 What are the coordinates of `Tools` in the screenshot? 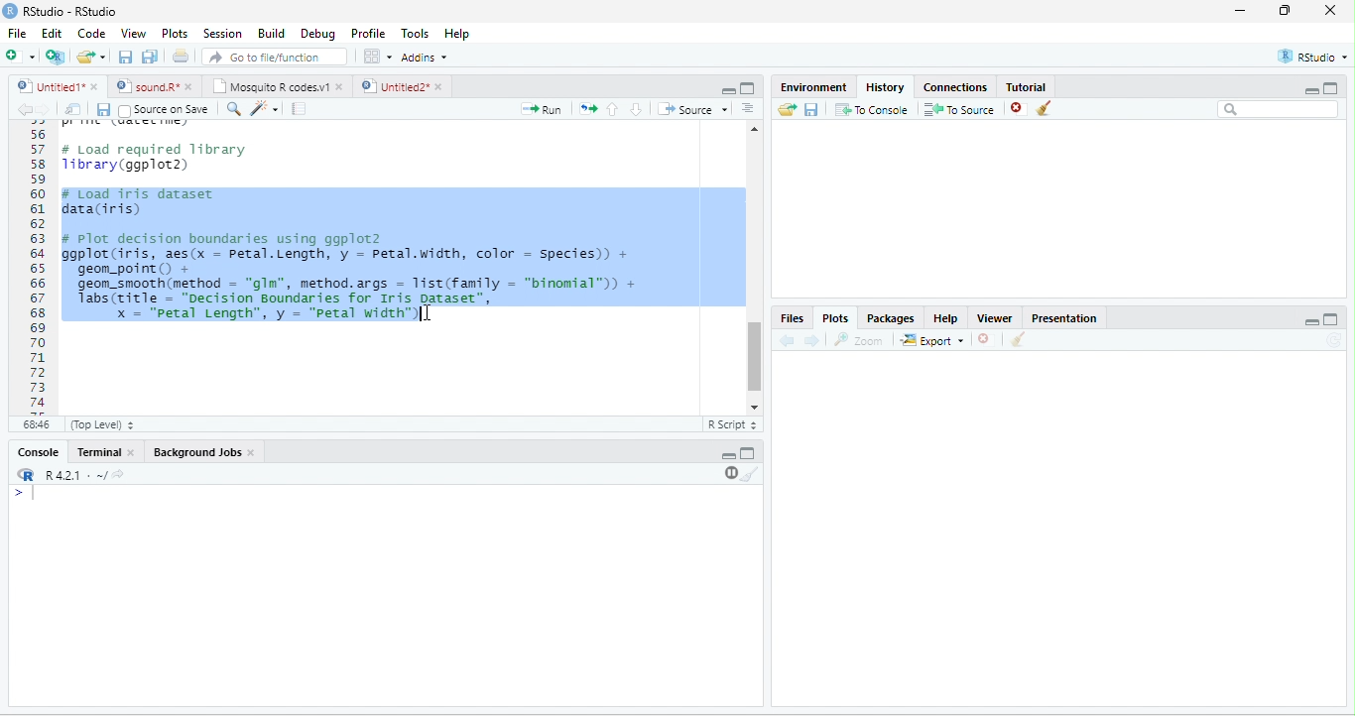 It's located at (417, 34).